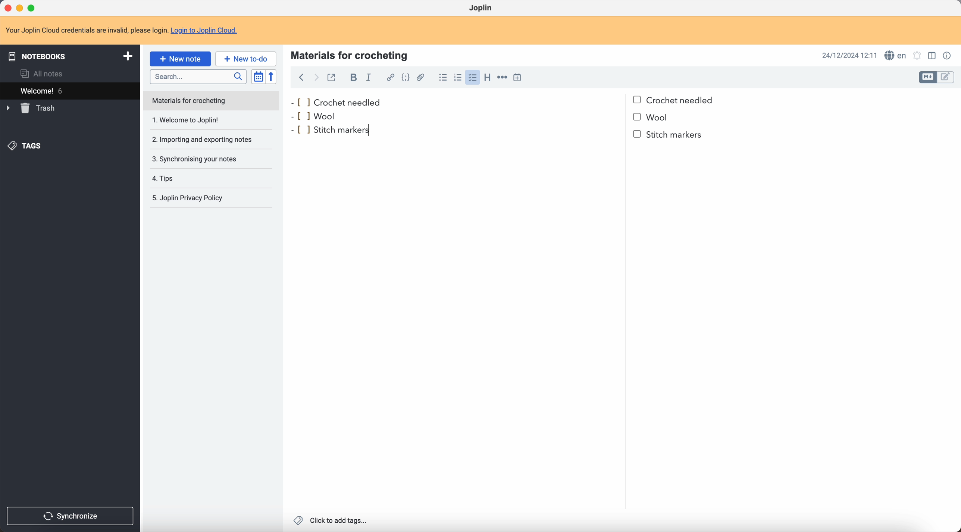 This screenshot has height=532, width=961. I want to click on insert time, so click(519, 78).